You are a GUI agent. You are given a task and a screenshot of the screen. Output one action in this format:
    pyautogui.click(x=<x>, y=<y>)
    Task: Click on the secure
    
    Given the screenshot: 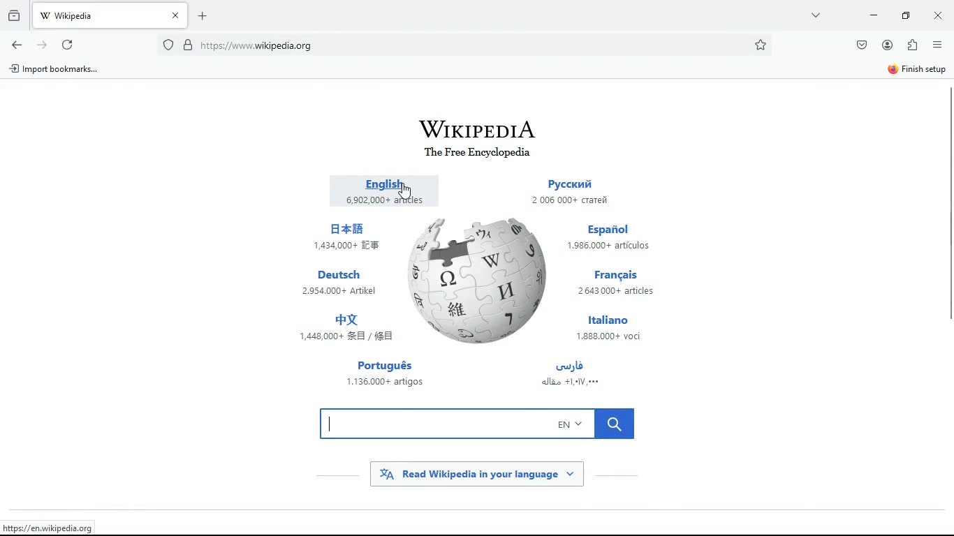 What is the action you would take?
    pyautogui.click(x=190, y=43)
    